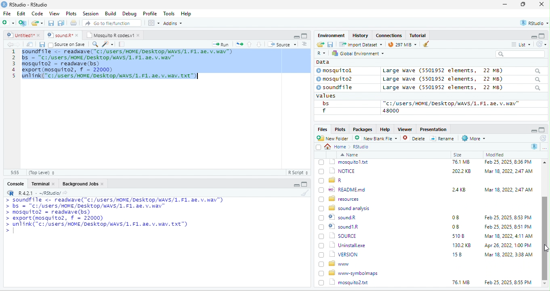 The width and height of the screenshot is (550, 291). What do you see at coordinates (304, 35) in the screenshot?
I see `maximize` at bounding box center [304, 35].